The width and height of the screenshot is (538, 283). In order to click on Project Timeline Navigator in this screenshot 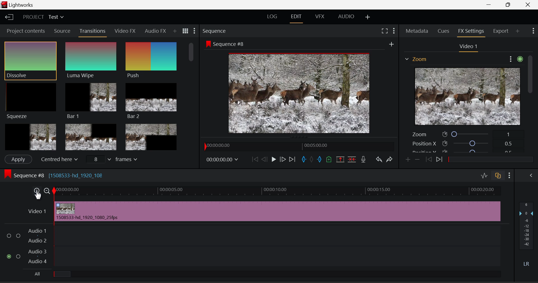, I will do `click(298, 145)`.